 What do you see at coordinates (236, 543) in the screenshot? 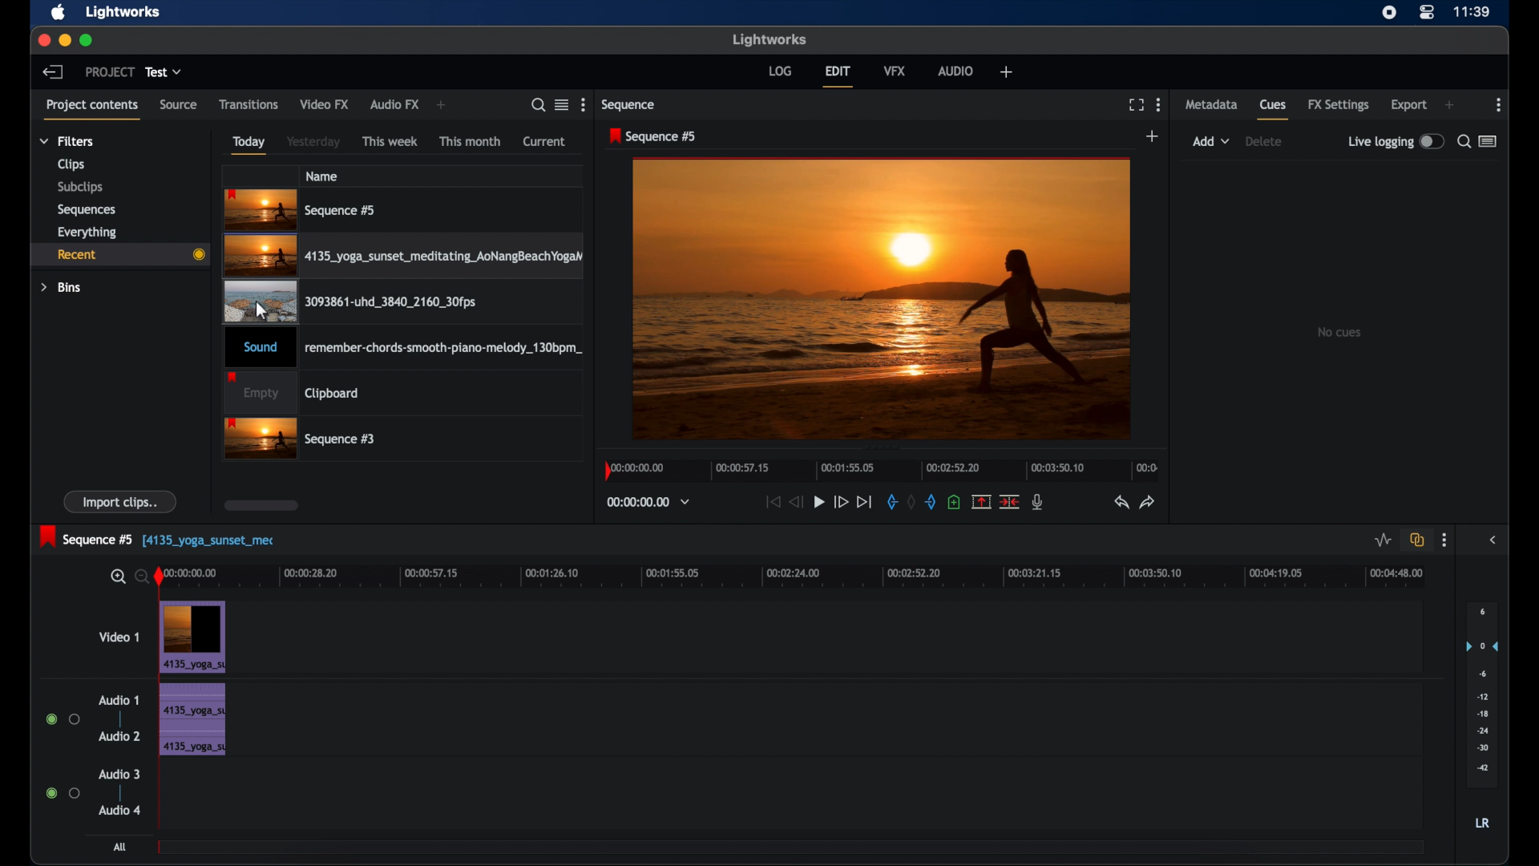
I see `track name` at bounding box center [236, 543].